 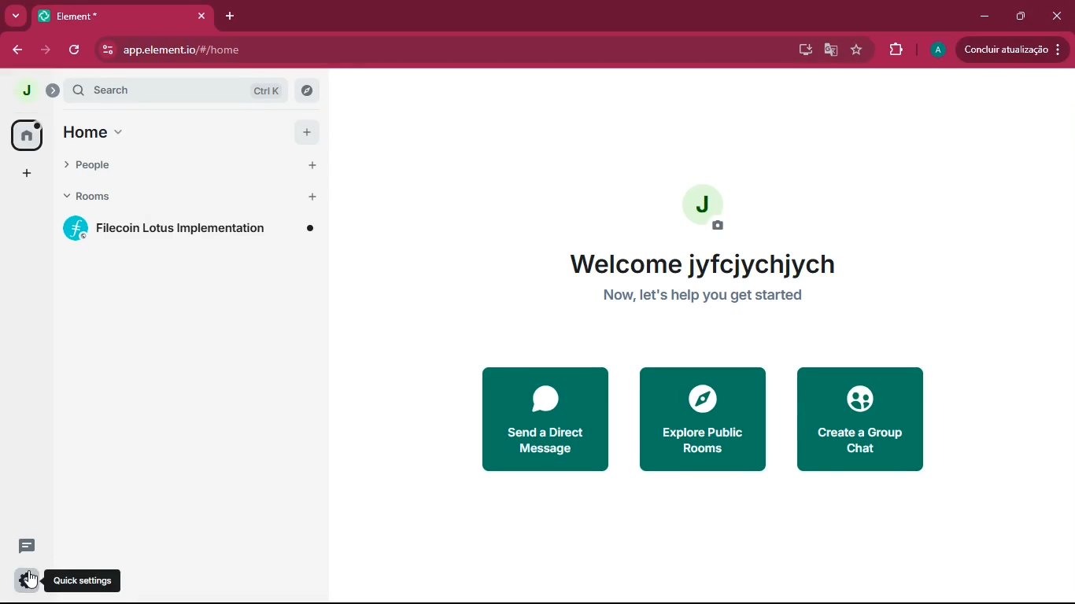 What do you see at coordinates (703, 263) in the screenshot?
I see `Welcome jyfcjychjych` at bounding box center [703, 263].